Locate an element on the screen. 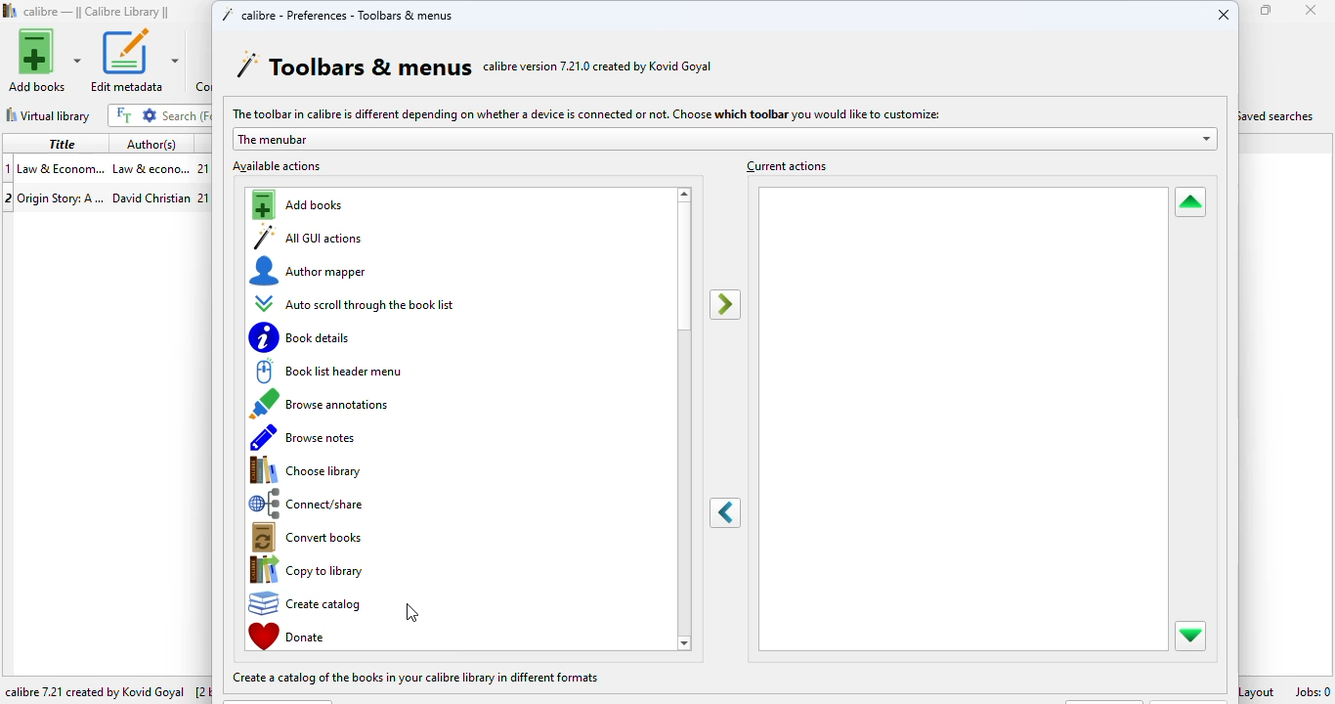  close is located at coordinates (1224, 14).